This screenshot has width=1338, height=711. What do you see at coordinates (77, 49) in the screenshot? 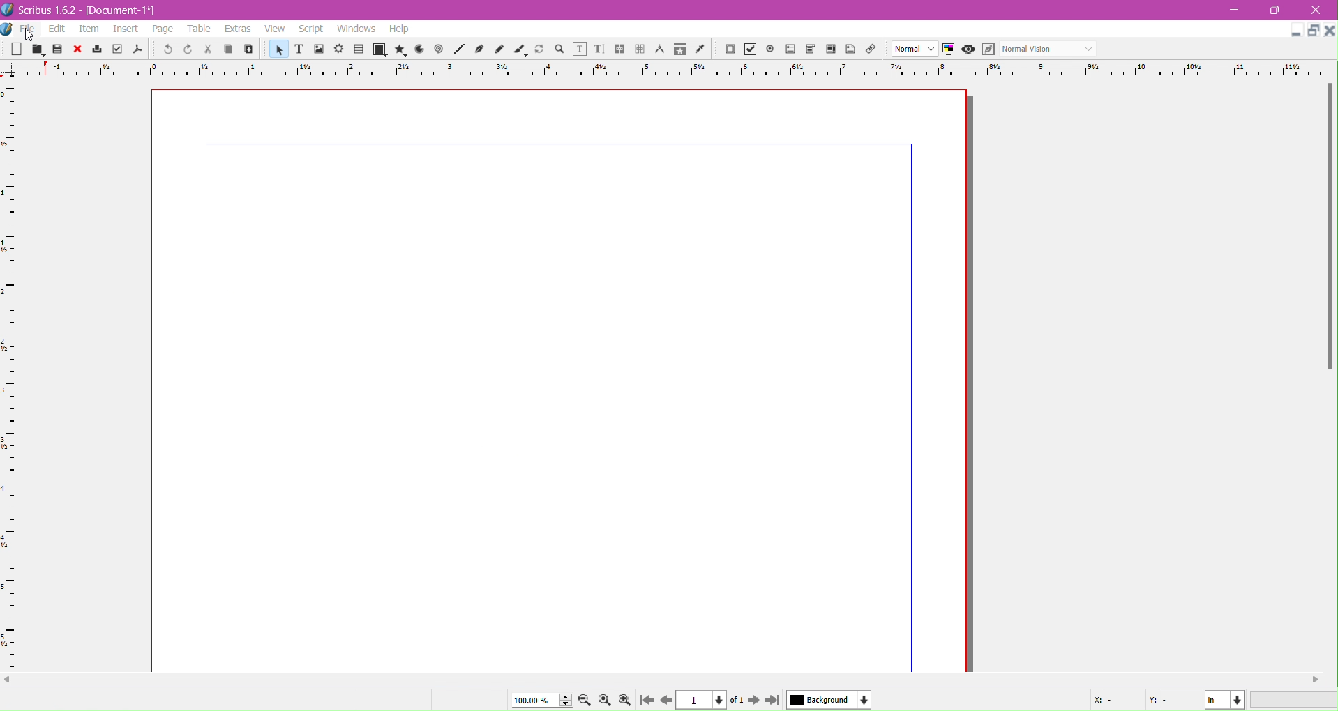
I see `close` at bounding box center [77, 49].